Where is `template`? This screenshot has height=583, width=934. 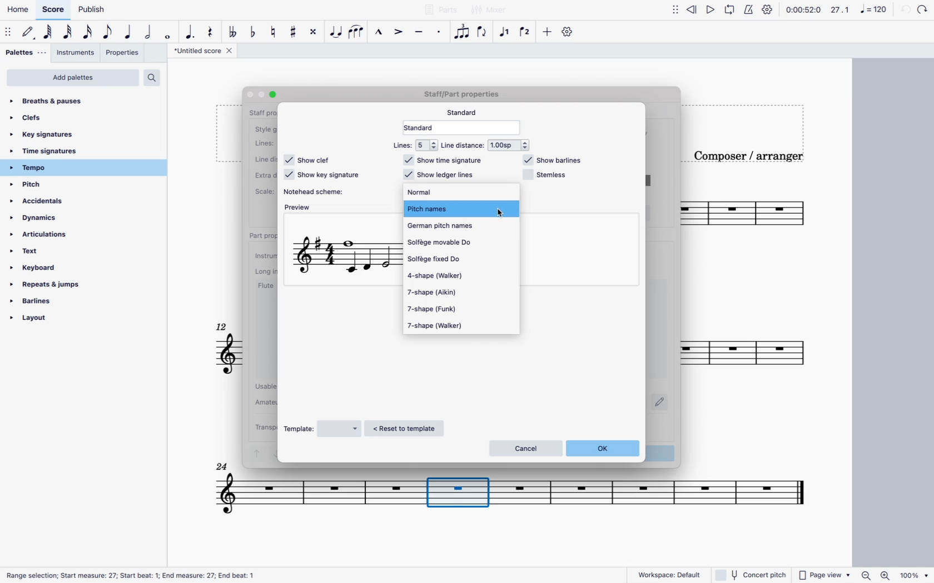
template is located at coordinates (322, 429).